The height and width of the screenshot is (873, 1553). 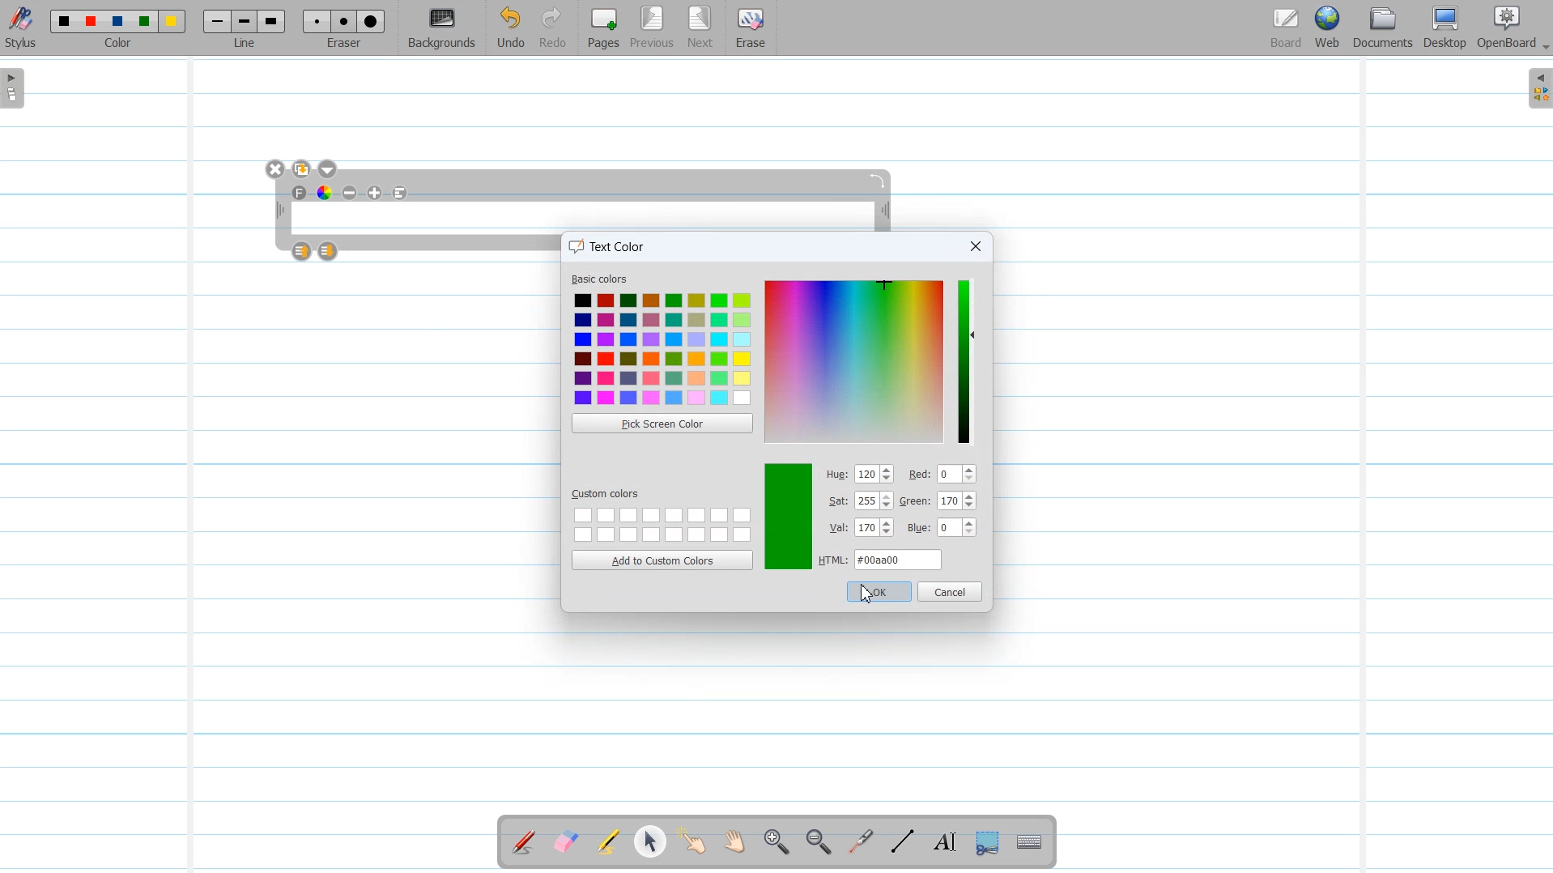 I want to click on Color shades, so click(x=855, y=360).